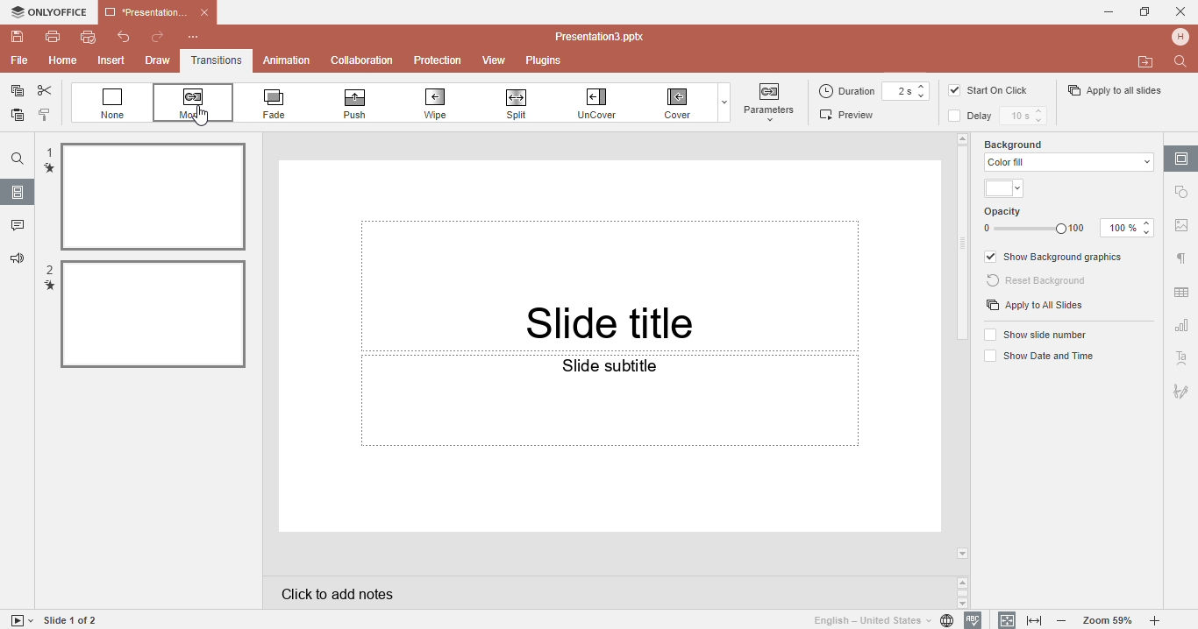 Image resolution: width=1198 pixels, height=629 pixels. Describe the element at coordinates (62, 60) in the screenshot. I see `Home` at that location.